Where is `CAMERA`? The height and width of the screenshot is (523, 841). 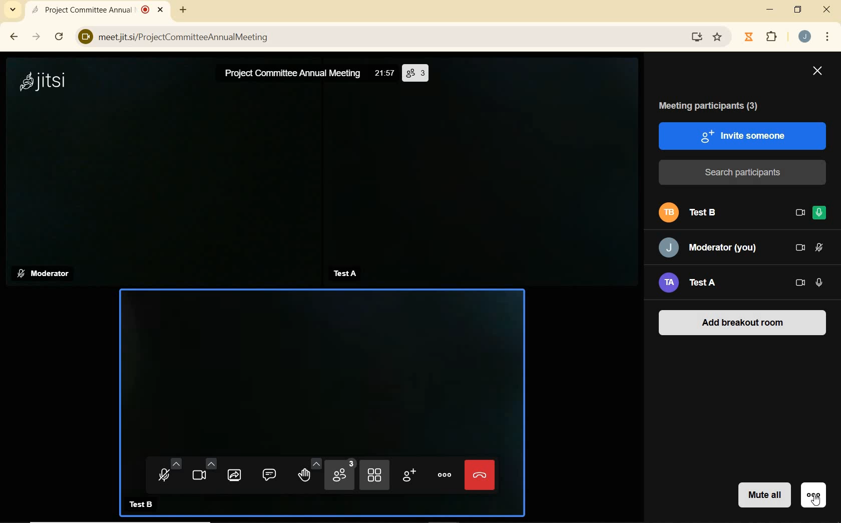 CAMERA is located at coordinates (801, 284).